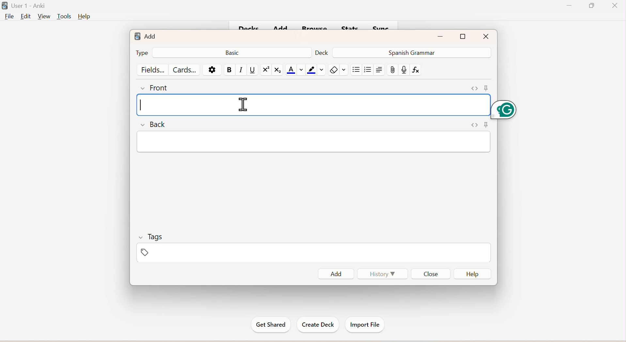  I want to click on typing cursor, so click(141, 104).